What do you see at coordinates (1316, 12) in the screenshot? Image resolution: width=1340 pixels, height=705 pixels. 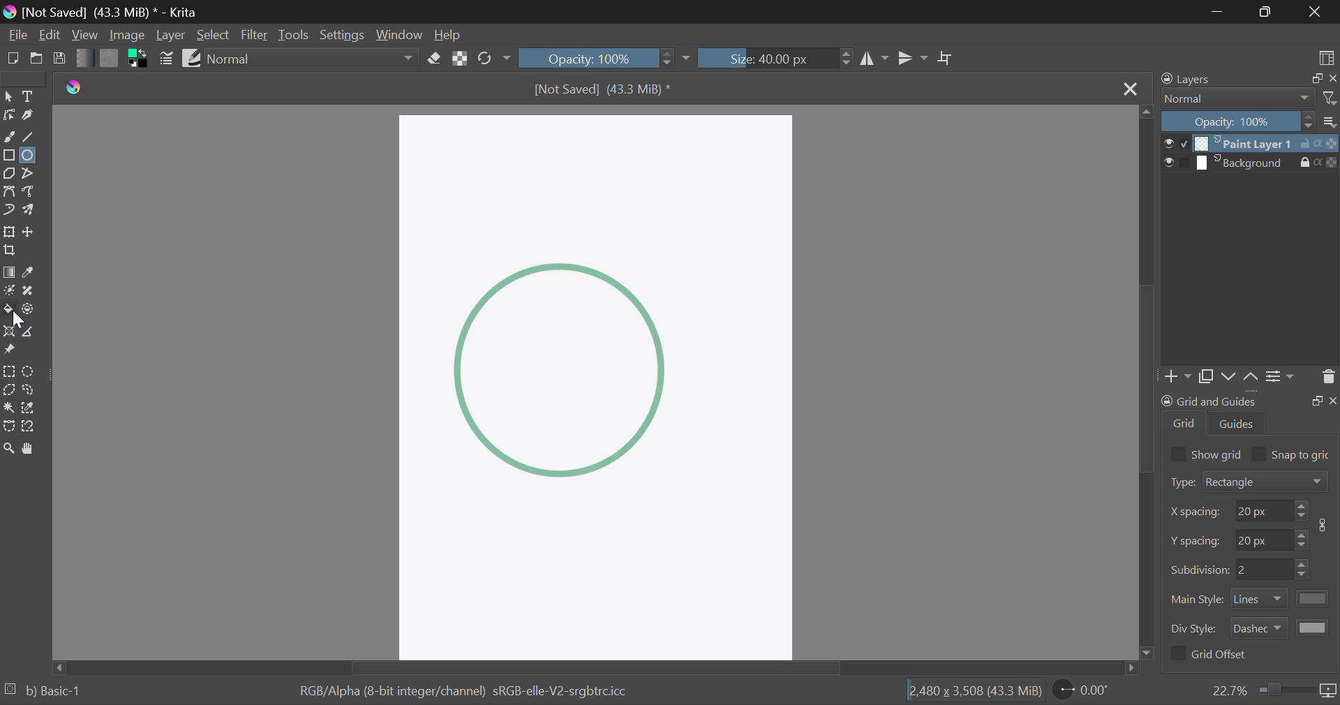 I see `Close` at bounding box center [1316, 12].